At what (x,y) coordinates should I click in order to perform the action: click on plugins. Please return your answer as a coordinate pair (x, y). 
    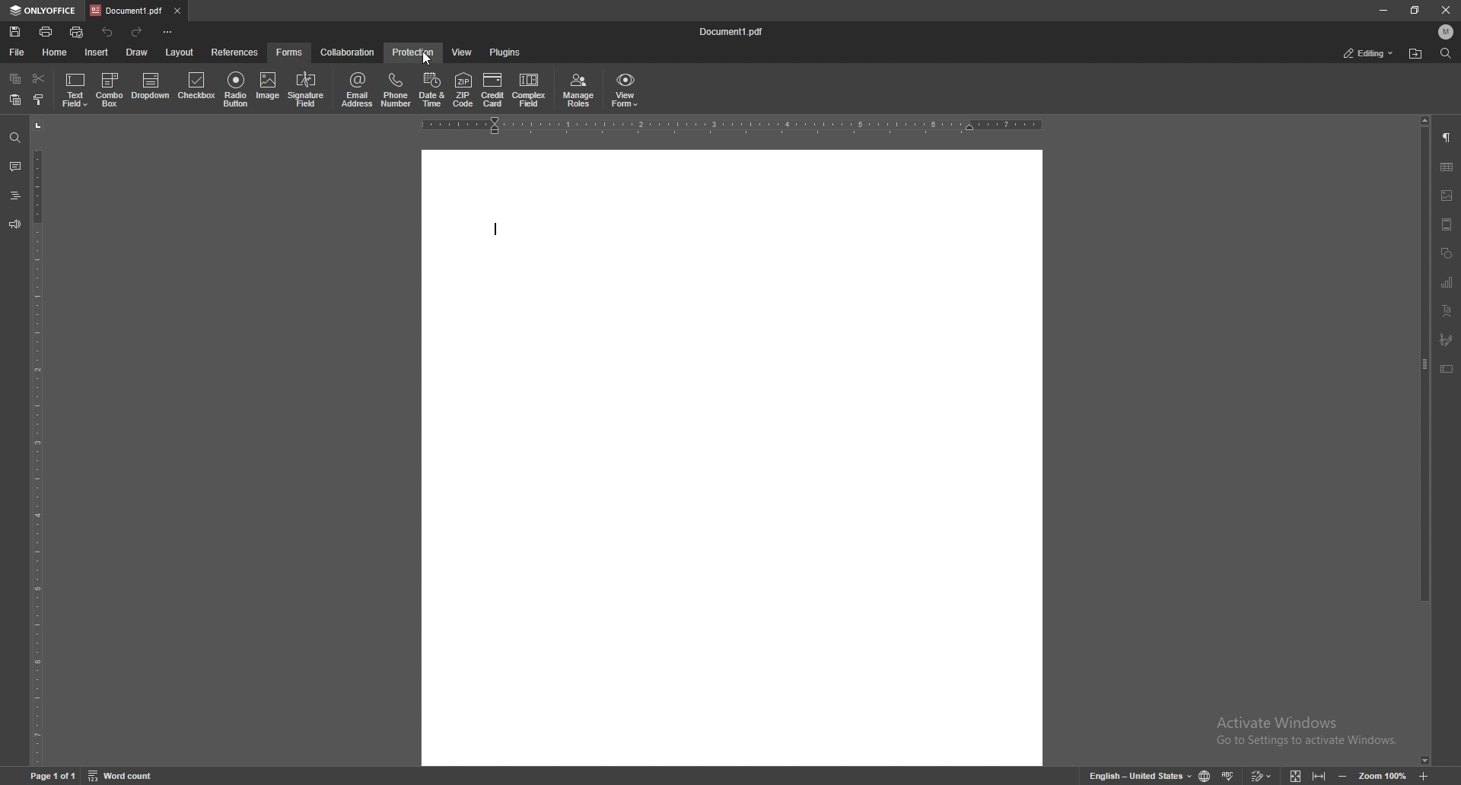
    Looking at the image, I should click on (507, 52).